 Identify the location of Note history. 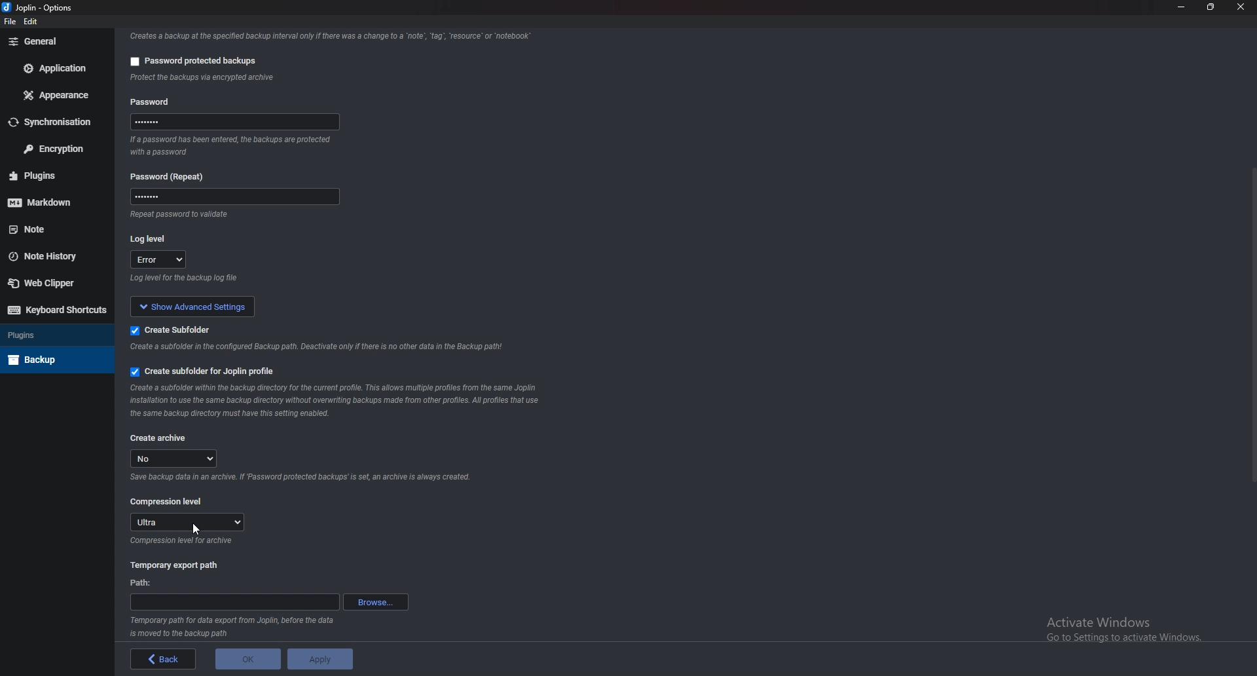
(54, 256).